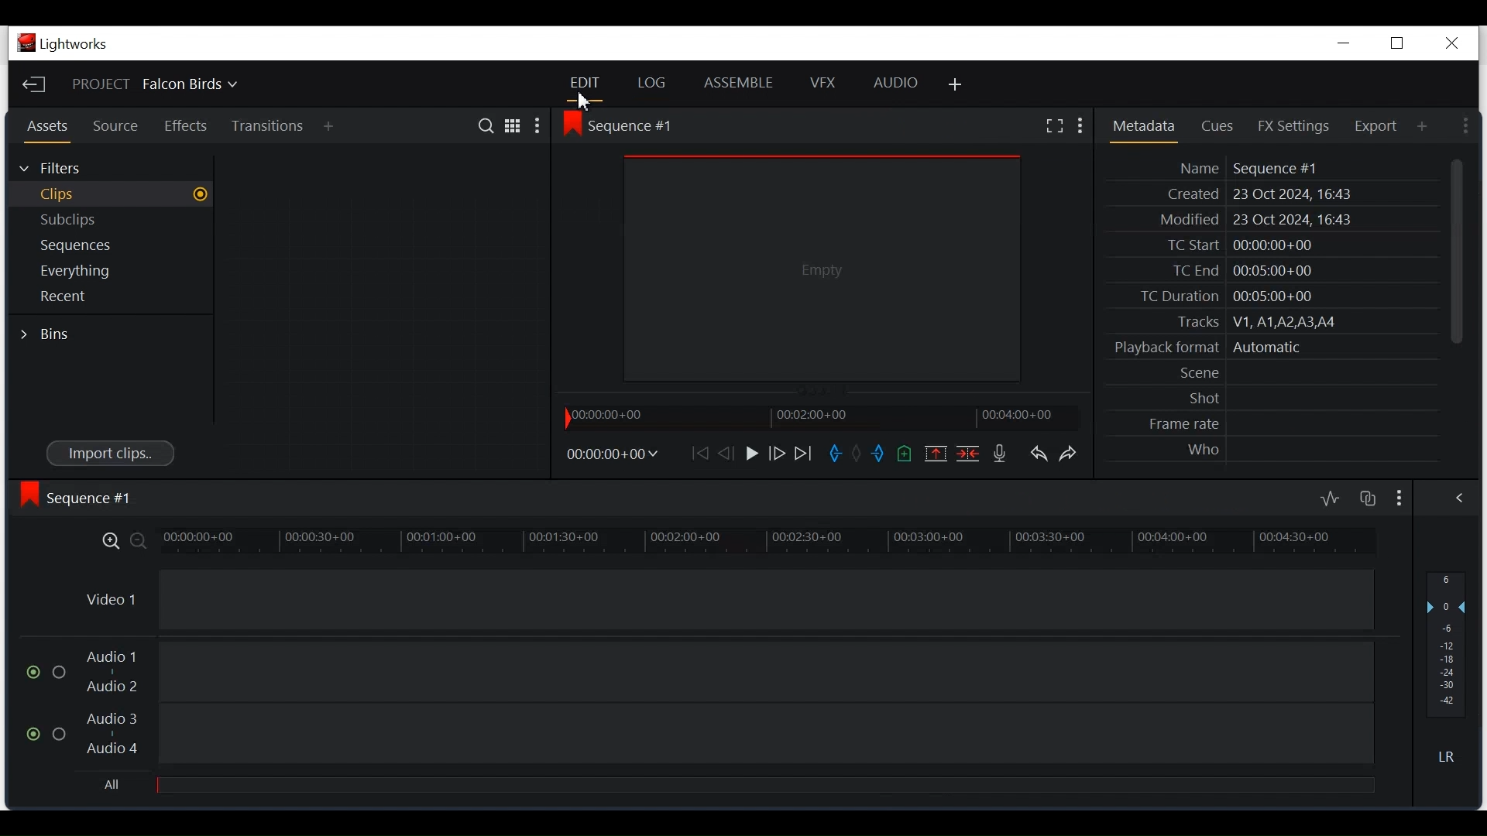  I want to click on Audio output level dB, so click(1446, 646).